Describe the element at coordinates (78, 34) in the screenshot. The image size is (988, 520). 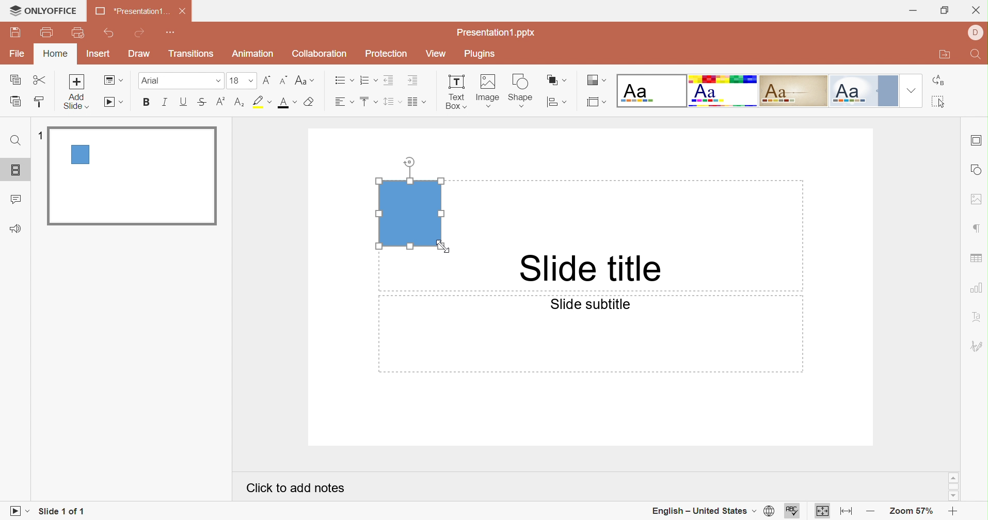
I see `Quick print` at that location.